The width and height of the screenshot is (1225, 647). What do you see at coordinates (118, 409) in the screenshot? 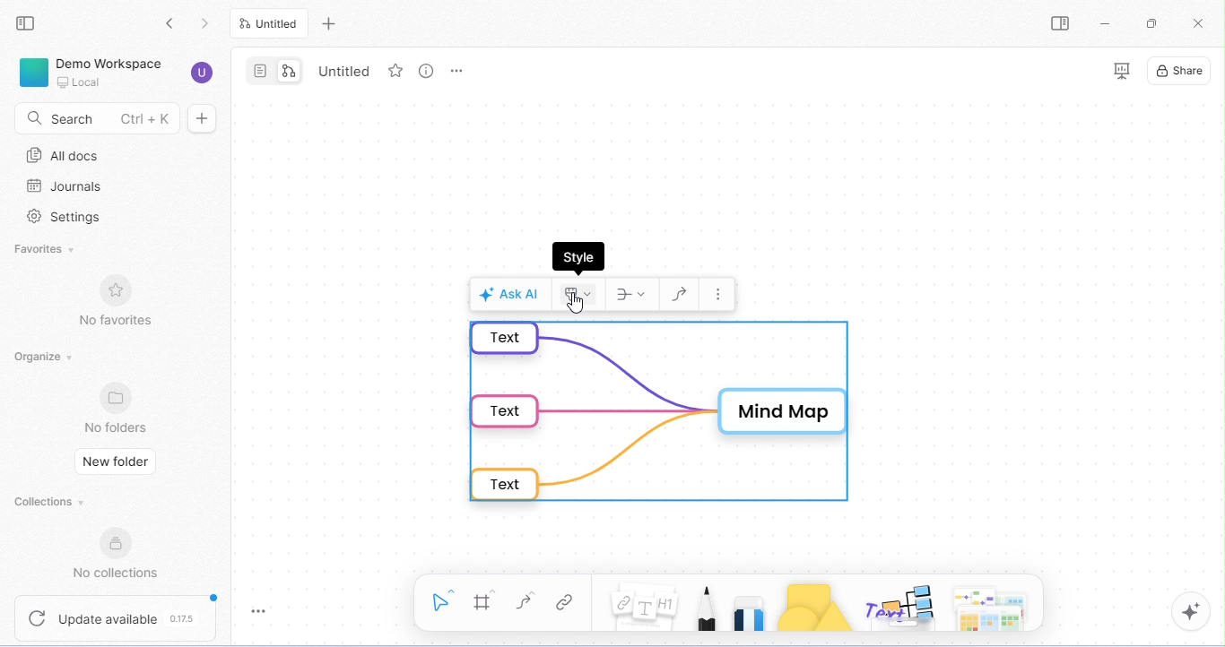
I see `no folders` at bounding box center [118, 409].